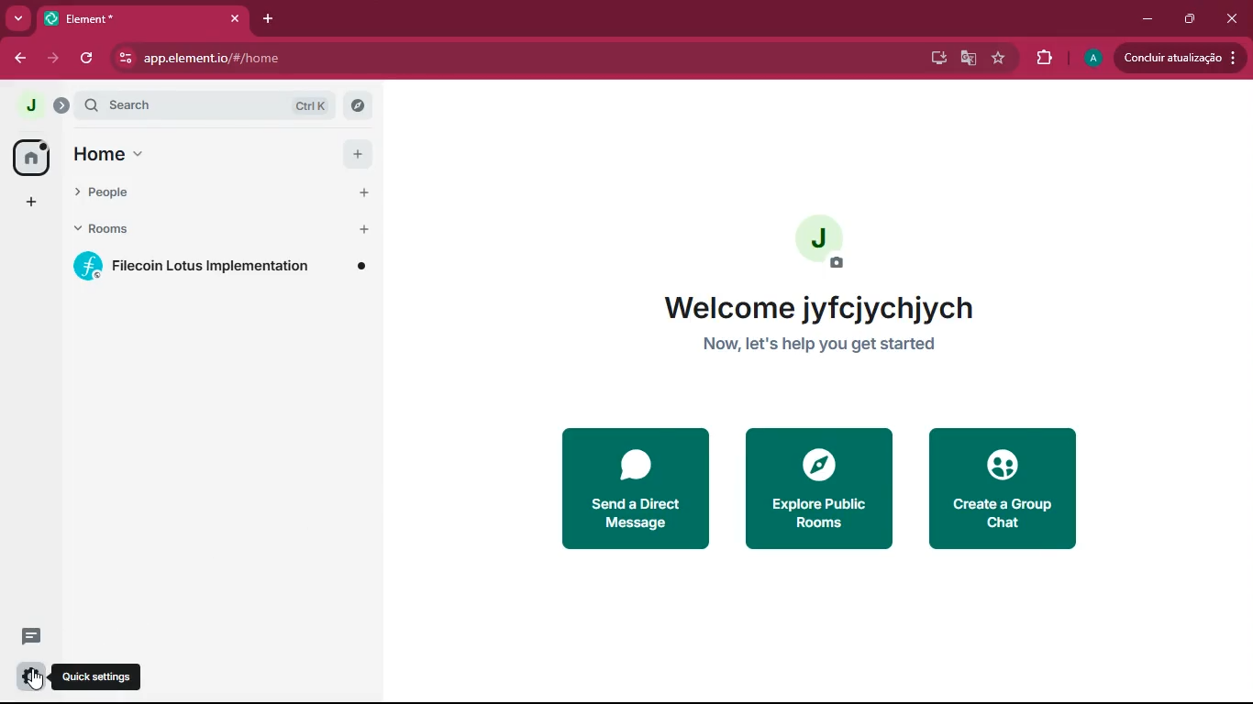  Describe the element at coordinates (14, 59) in the screenshot. I see `back` at that location.